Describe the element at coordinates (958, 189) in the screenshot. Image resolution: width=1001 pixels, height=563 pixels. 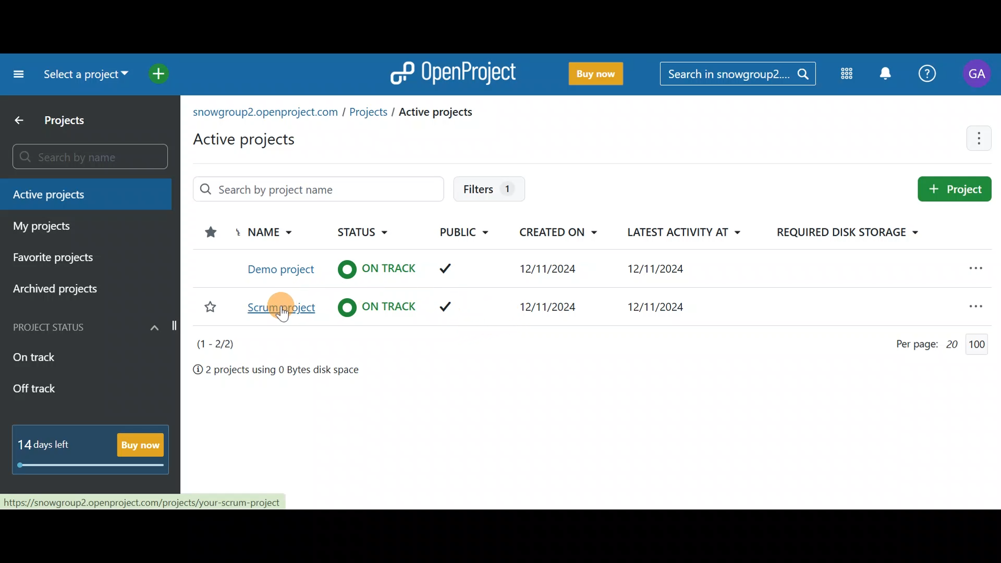
I see `Create new project` at that location.